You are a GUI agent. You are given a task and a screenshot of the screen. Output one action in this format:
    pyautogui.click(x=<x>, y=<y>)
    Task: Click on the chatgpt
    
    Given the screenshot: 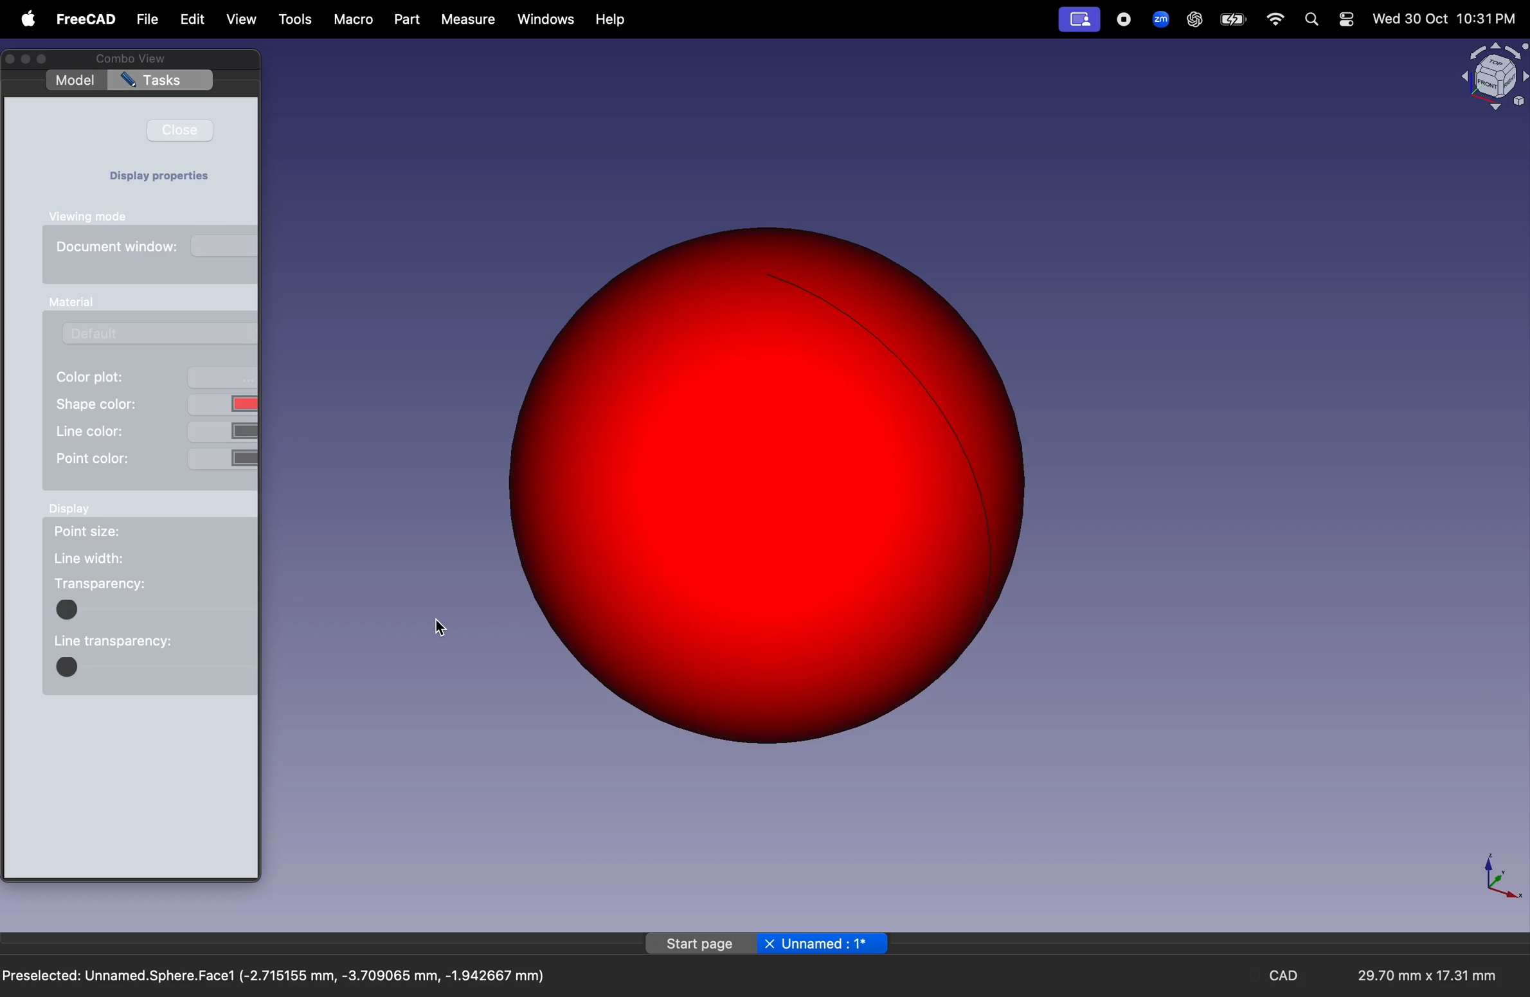 What is the action you would take?
    pyautogui.click(x=1194, y=19)
    